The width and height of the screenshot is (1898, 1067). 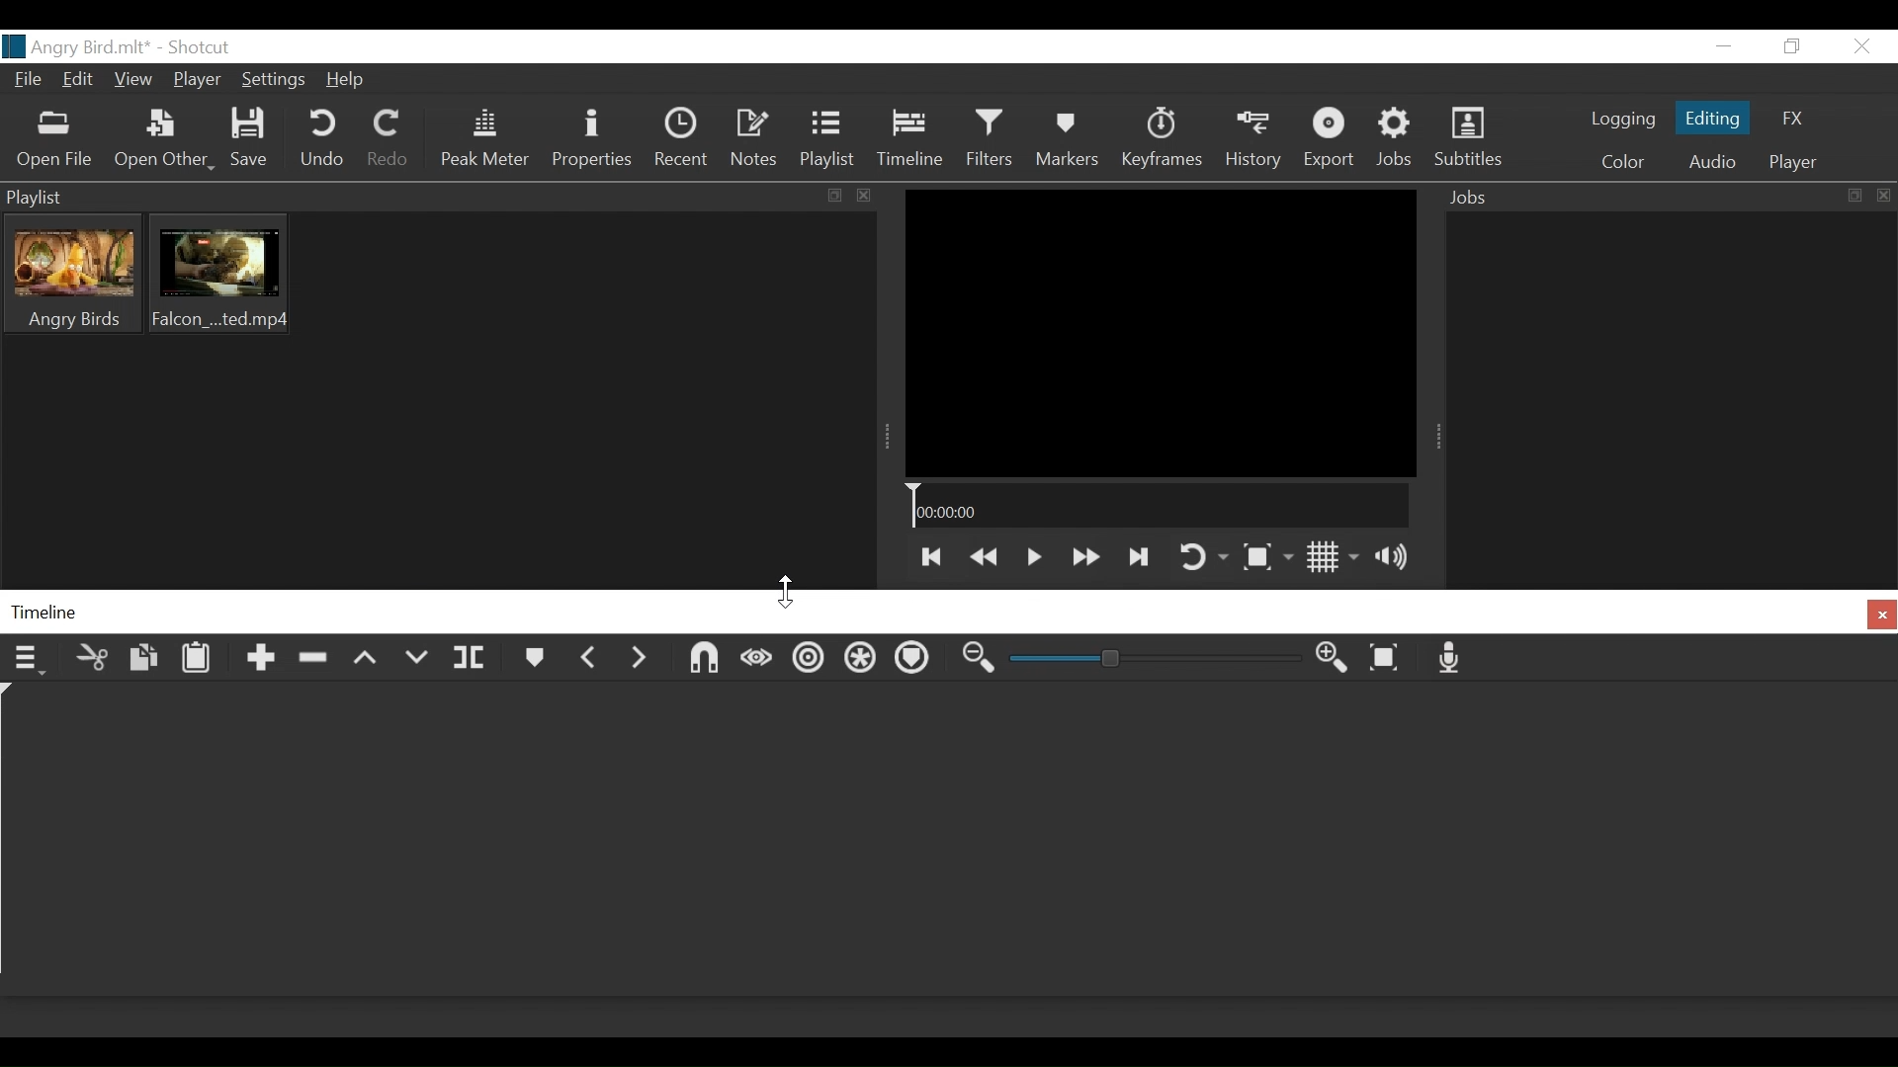 What do you see at coordinates (1712, 116) in the screenshot?
I see `Editing` at bounding box center [1712, 116].